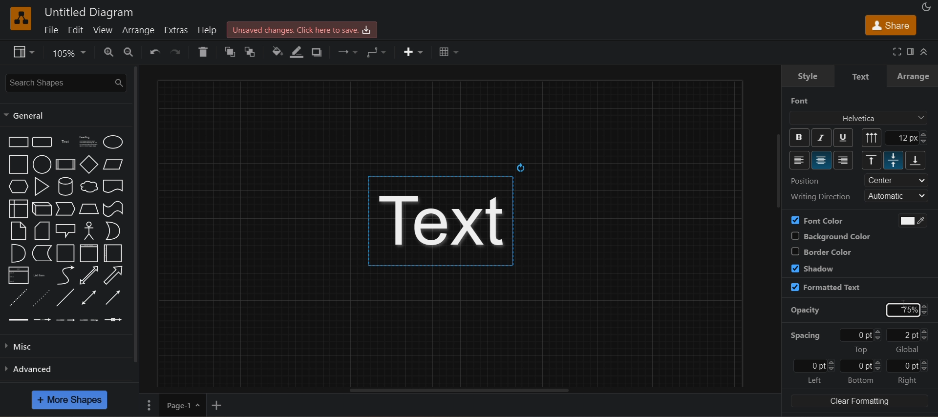 Image resolution: width=938 pixels, height=417 pixels. What do you see at coordinates (109, 53) in the screenshot?
I see `zoom in` at bounding box center [109, 53].